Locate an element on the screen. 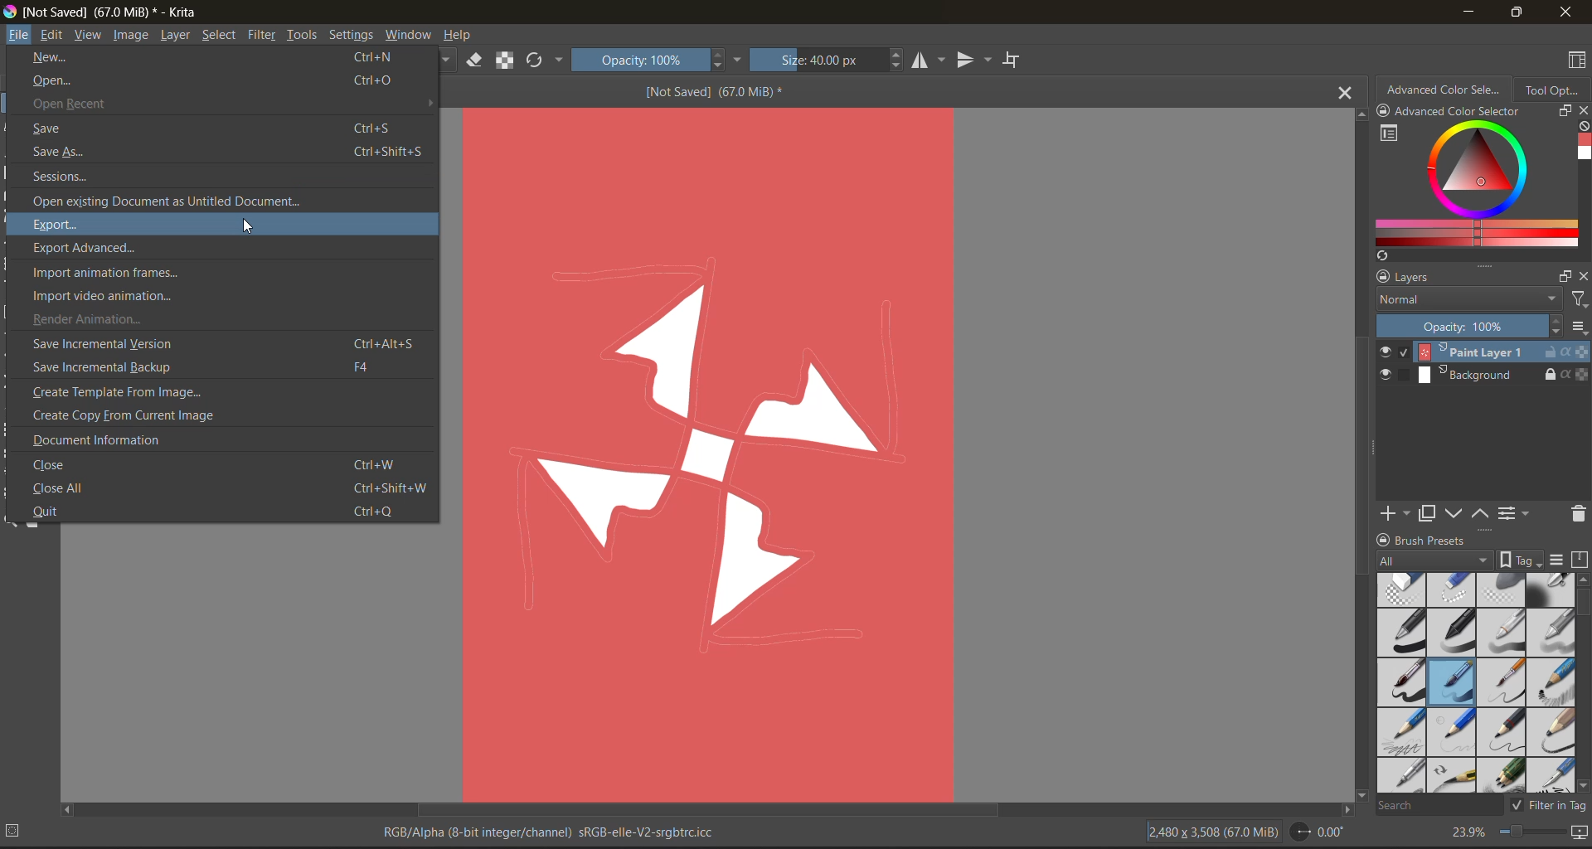 The image size is (1592, 849). view or change the layer properties is located at coordinates (1515, 512).